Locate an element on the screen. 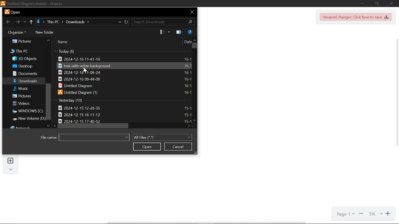 Image resolution: width=399 pixels, height=224 pixels. Open is located at coordinates (147, 147).